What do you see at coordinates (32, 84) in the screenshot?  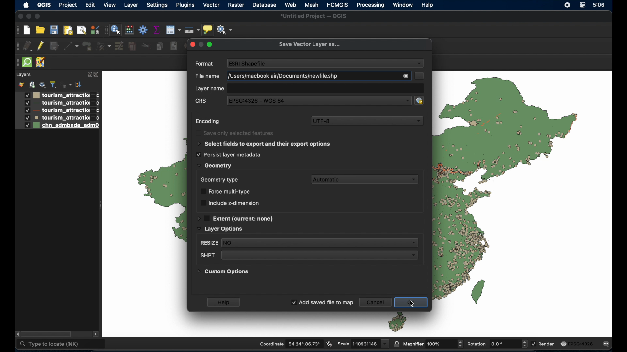 I see `add group` at bounding box center [32, 84].